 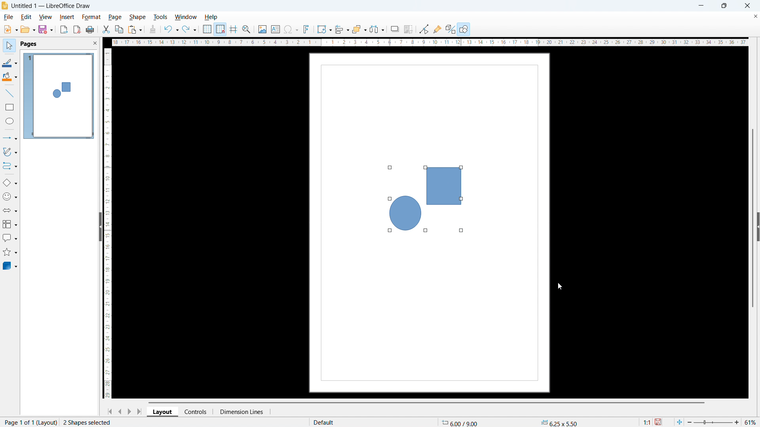 What do you see at coordinates (659, 422) in the screenshot?
I see `save` at bounding box center [659, 422].